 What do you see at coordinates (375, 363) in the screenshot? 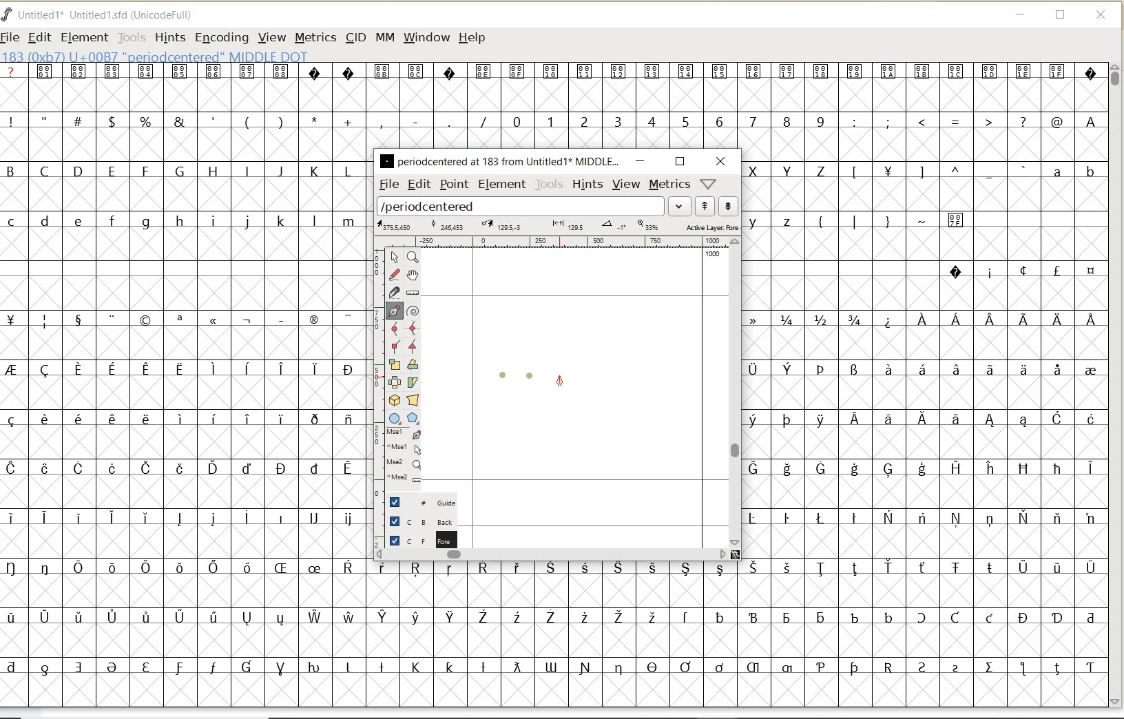
I see `scale` at bounding box center [375, 363].